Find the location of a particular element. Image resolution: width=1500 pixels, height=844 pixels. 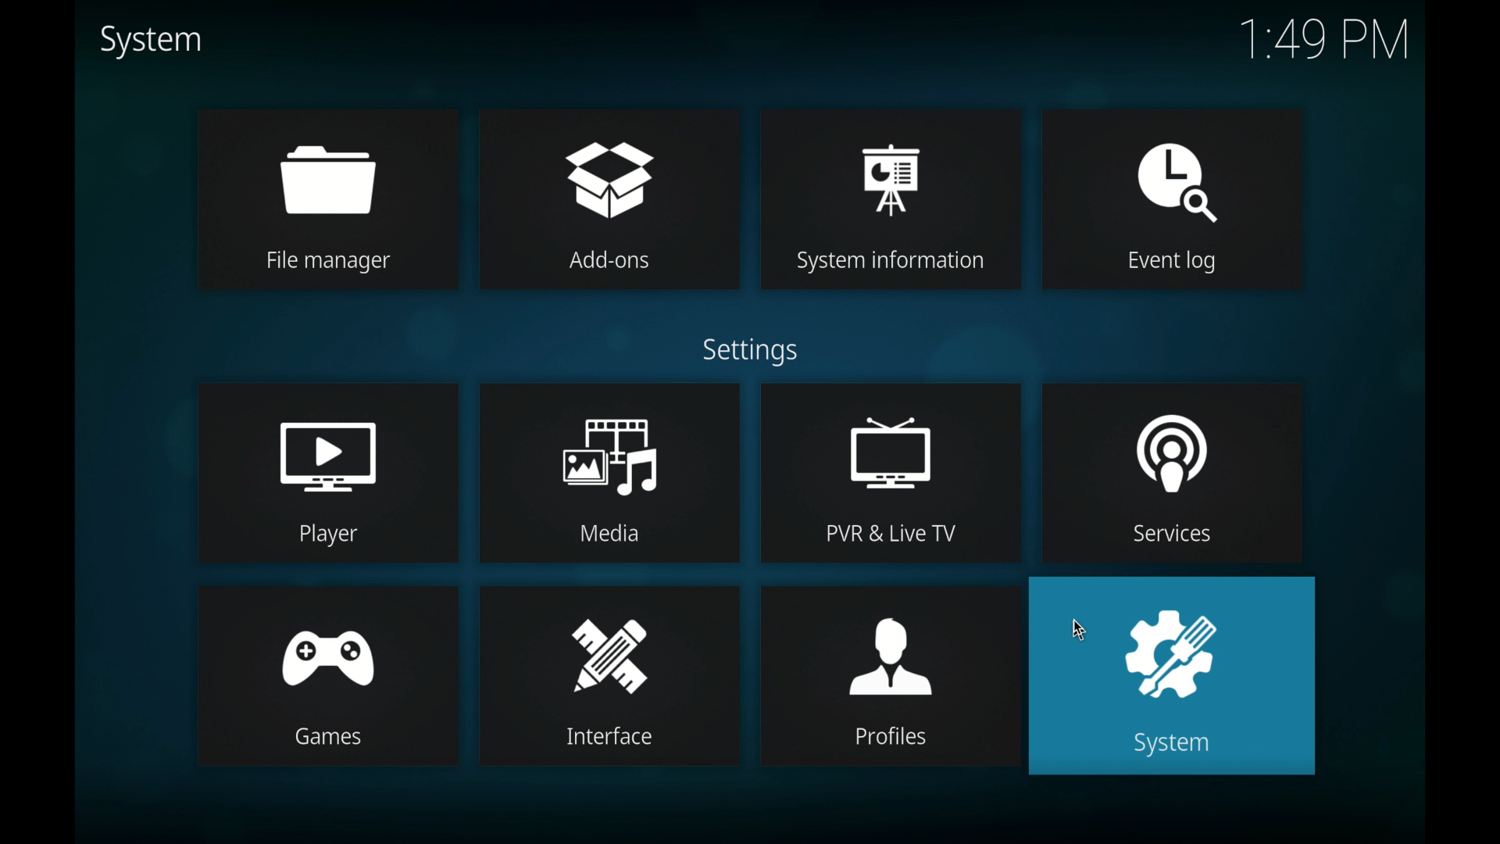

interface is located at coordinates (610, 676).